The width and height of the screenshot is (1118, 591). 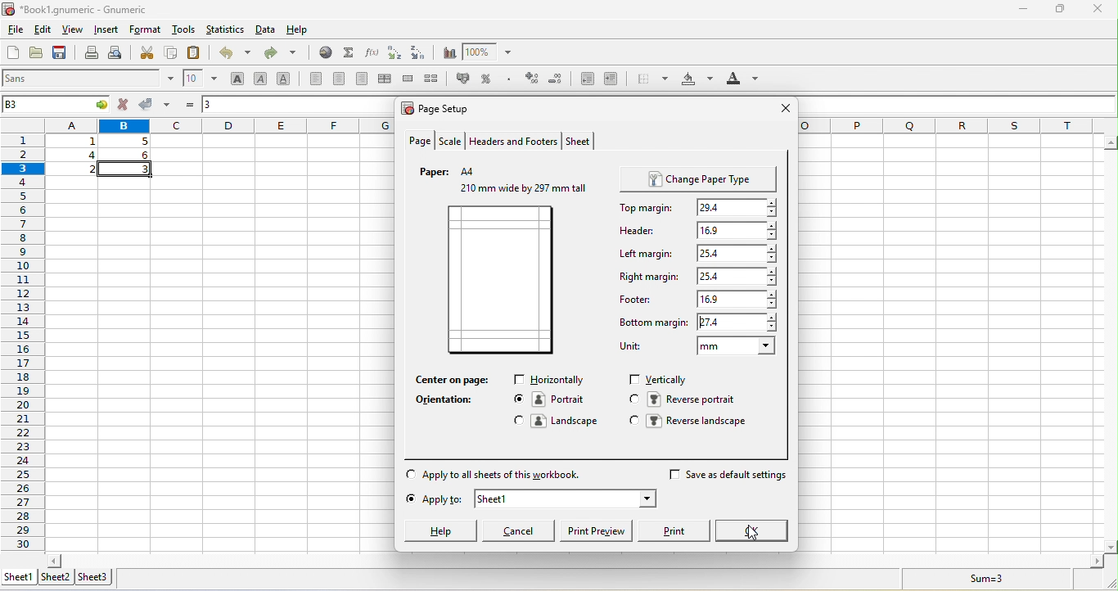 What do you see at coordinates (677, 530) in the screenshot?
I see `print` at bounding box center [677, 530].